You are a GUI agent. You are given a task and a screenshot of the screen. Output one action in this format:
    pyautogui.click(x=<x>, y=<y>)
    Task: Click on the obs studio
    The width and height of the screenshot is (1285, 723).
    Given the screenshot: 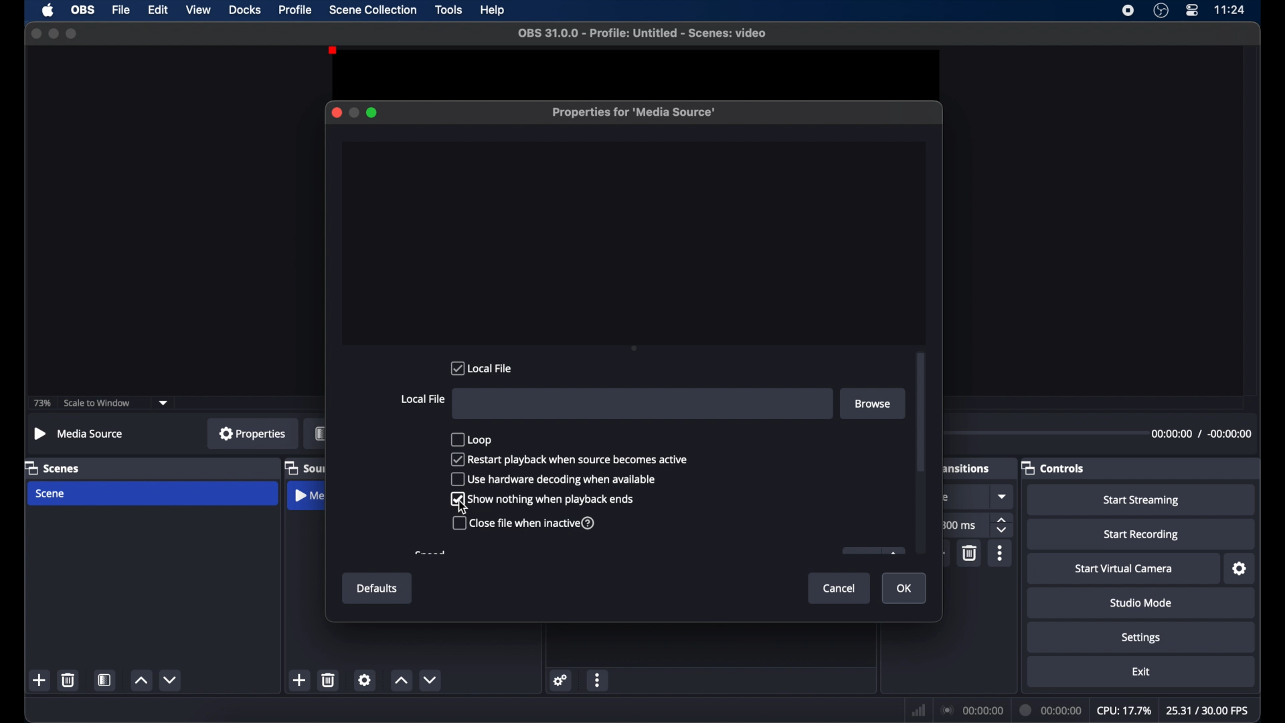 What is the action you would take?
    pyautogui.click(x=1160, y=11)
    